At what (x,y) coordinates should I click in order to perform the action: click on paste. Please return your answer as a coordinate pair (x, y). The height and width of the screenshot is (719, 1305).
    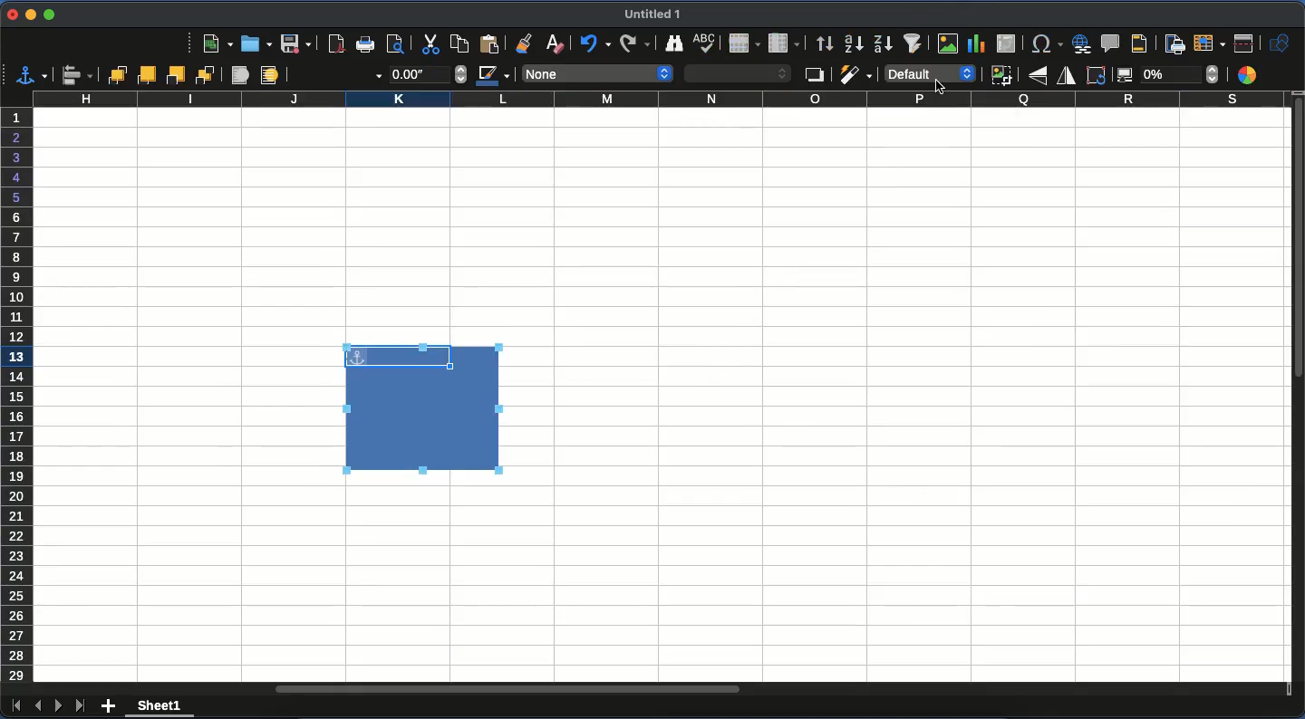
    Looking at the image, I should click on (458, 43).